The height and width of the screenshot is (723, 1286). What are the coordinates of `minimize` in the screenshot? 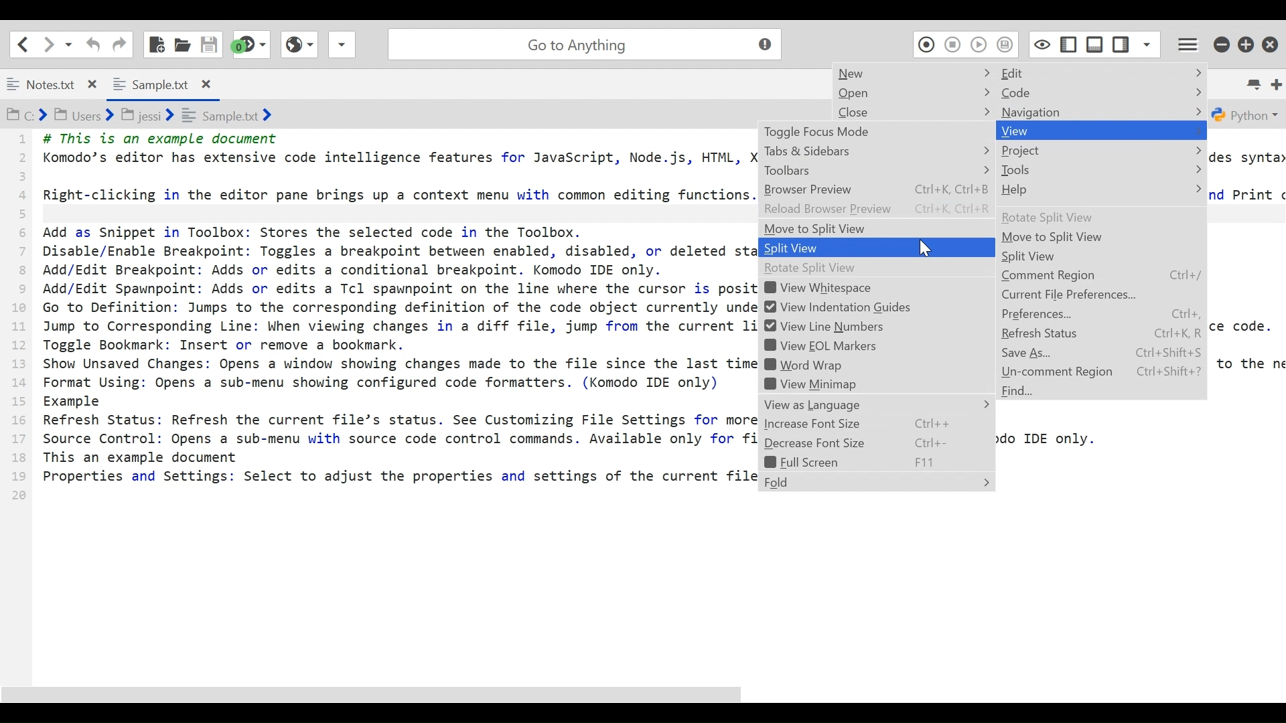 It's located at (1222, 45).